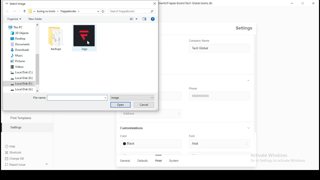  What do you see at coordinates (36, 19) in the screenshot?
I see `New Folder ` at bounding box center [36, 19].